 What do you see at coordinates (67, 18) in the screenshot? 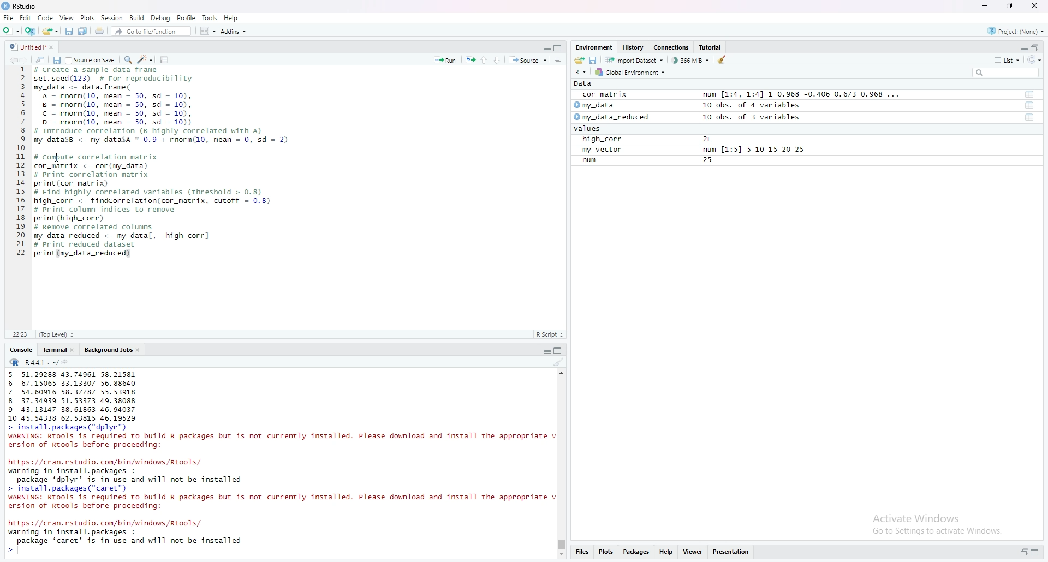
I see `View` at bounding box center [67, 18].